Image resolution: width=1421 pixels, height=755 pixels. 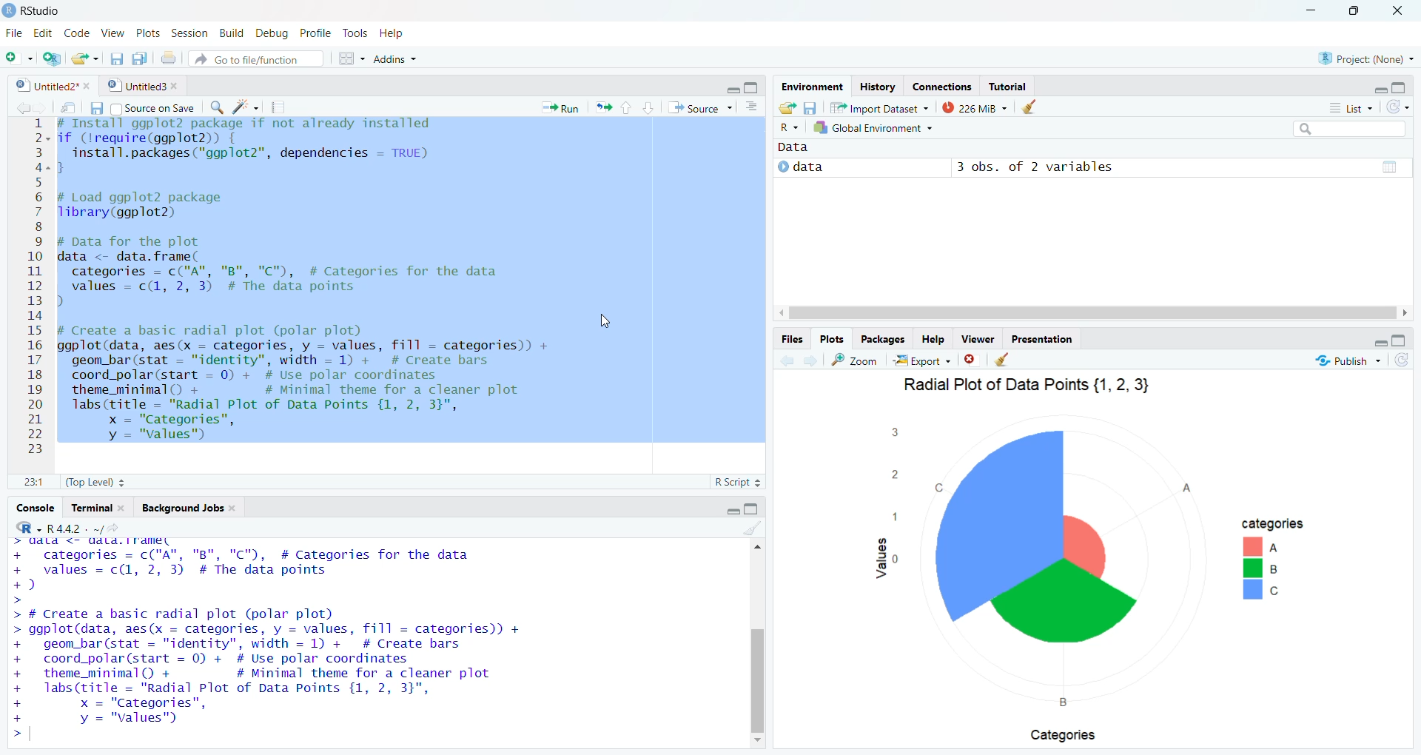 I want to click on Load workspace, so click(x=787, y=107).